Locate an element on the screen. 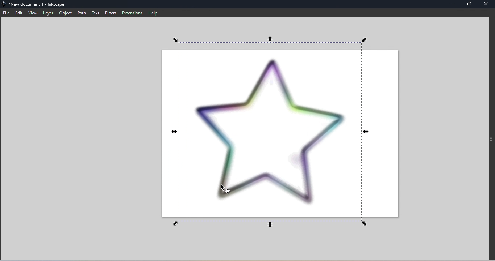  Object is located at coordinates (65, 13).